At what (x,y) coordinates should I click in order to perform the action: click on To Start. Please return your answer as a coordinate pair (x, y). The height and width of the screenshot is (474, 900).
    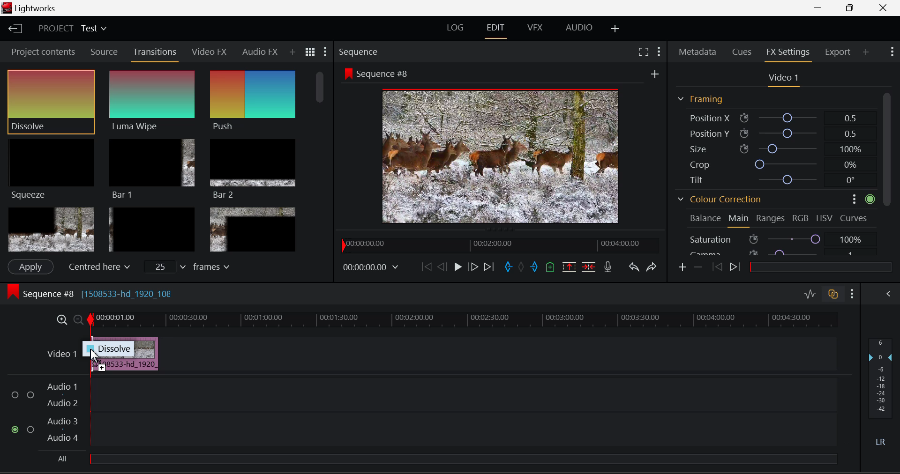
    Looking at the image, I should click on (426, 268).